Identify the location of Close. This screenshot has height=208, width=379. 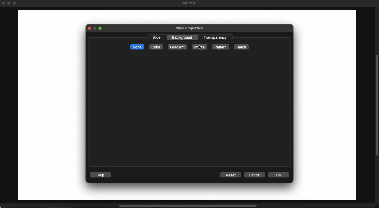
(4, 3).